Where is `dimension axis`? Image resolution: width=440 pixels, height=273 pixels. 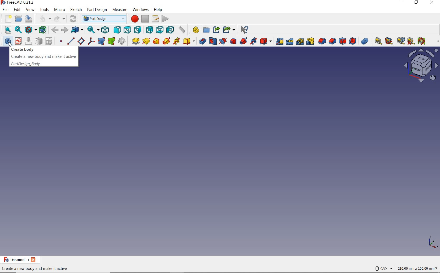
dimension axis is located at coordinates (432, 242).